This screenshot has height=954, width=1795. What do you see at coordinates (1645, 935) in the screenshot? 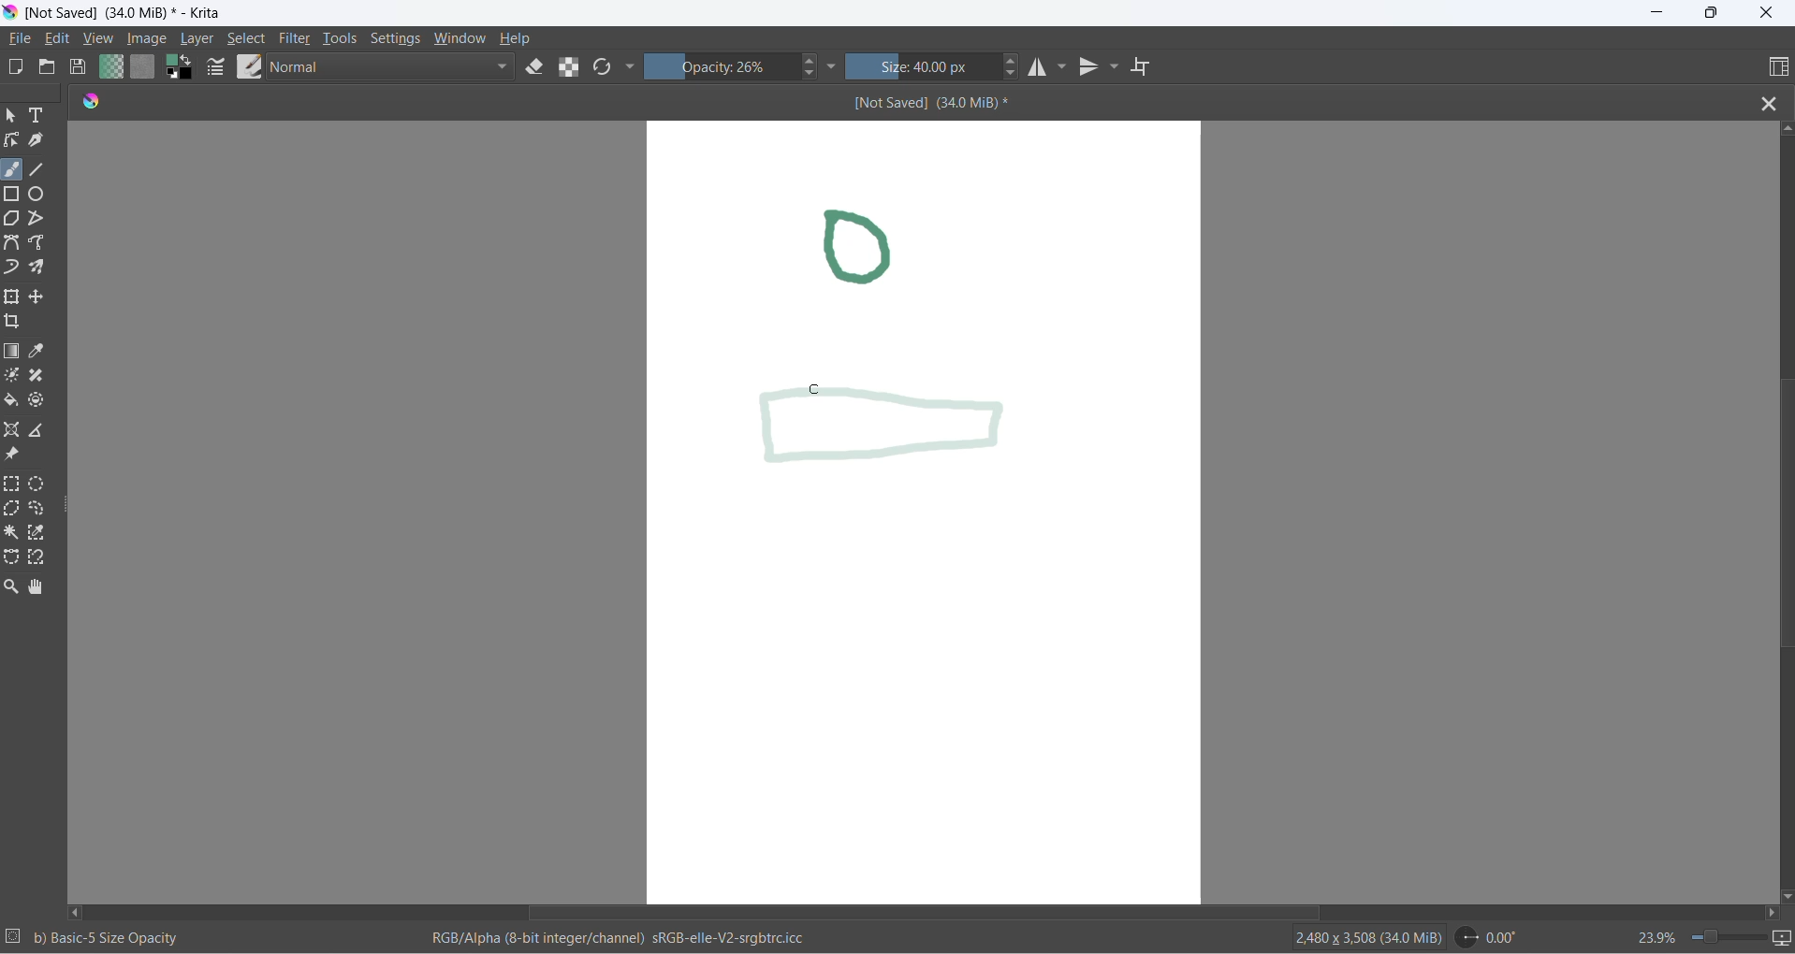
I see `zoom percentage` at bounding box center [1645, 935].